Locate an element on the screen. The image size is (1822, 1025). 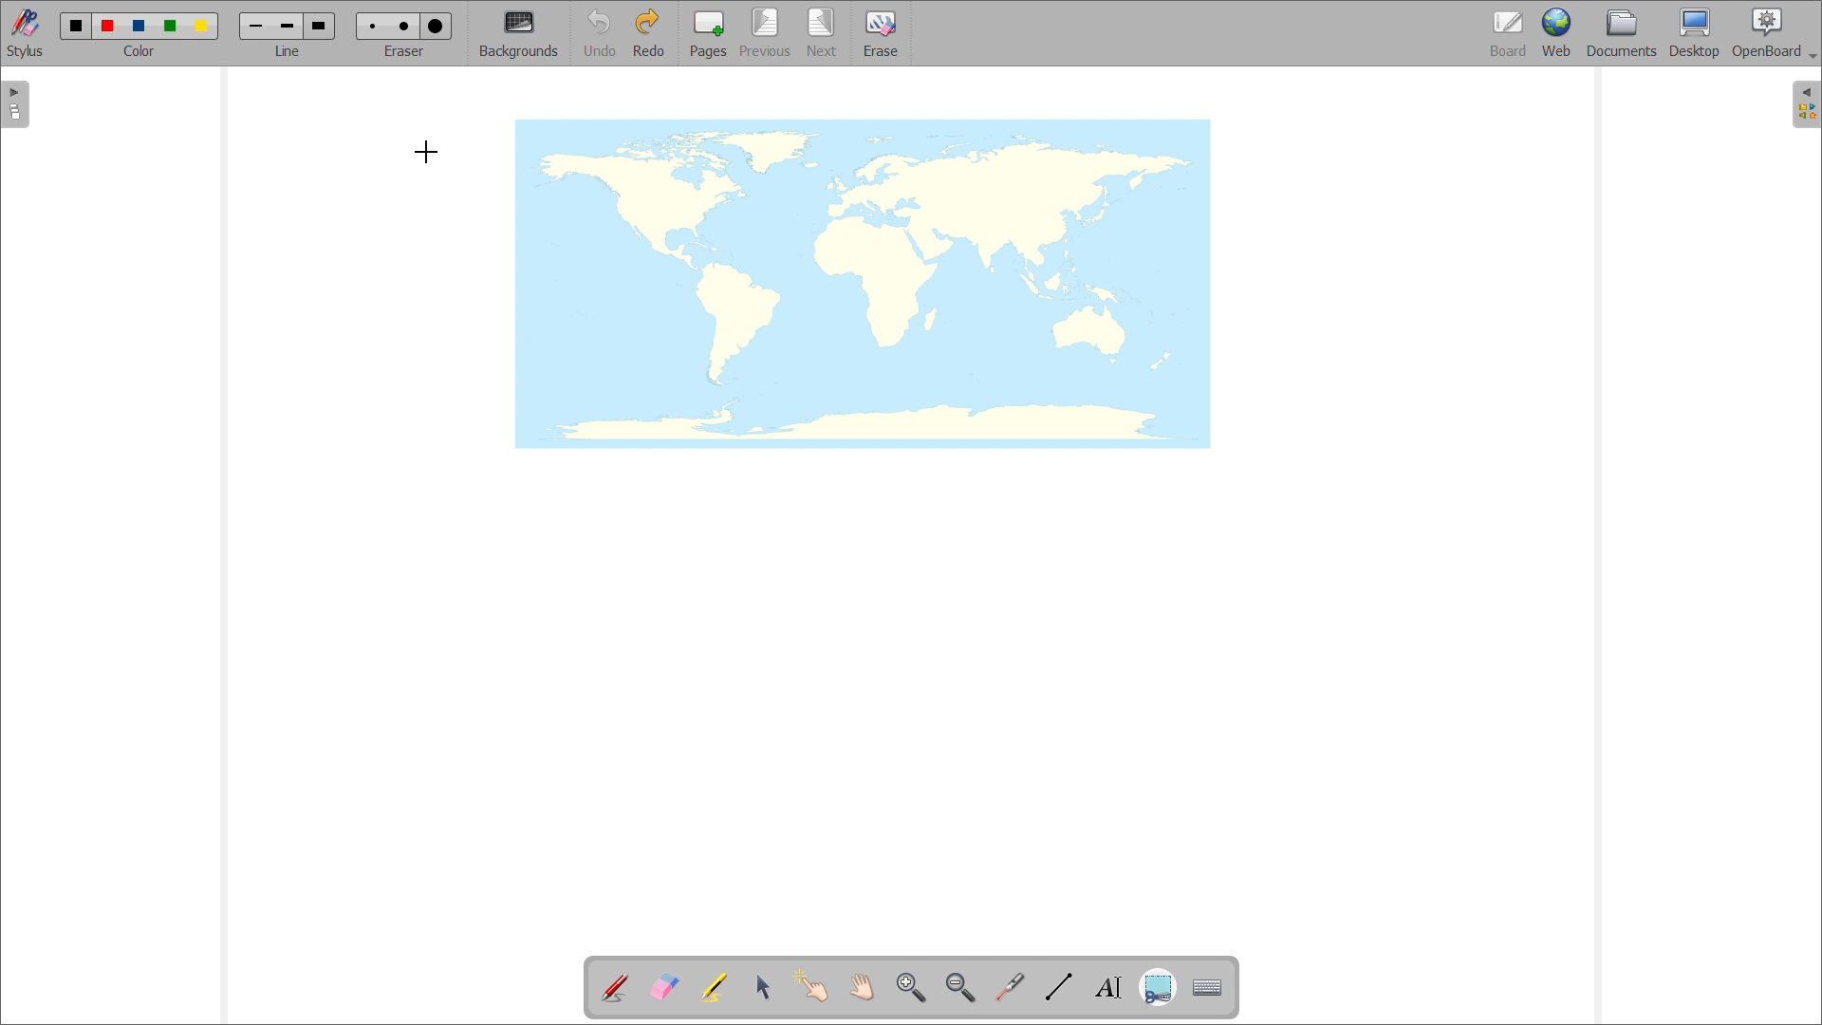
Eraser is located at coordinates (406, 50).